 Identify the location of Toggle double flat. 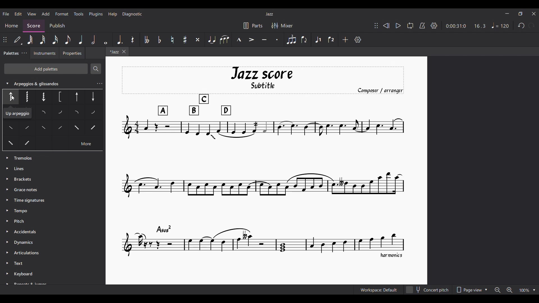
(146, 40).